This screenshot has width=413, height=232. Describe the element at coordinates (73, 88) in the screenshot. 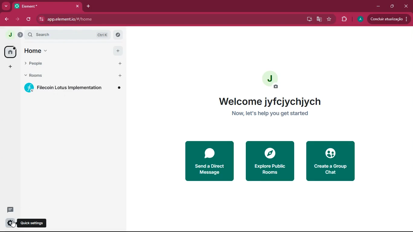

I see `room` at that location.